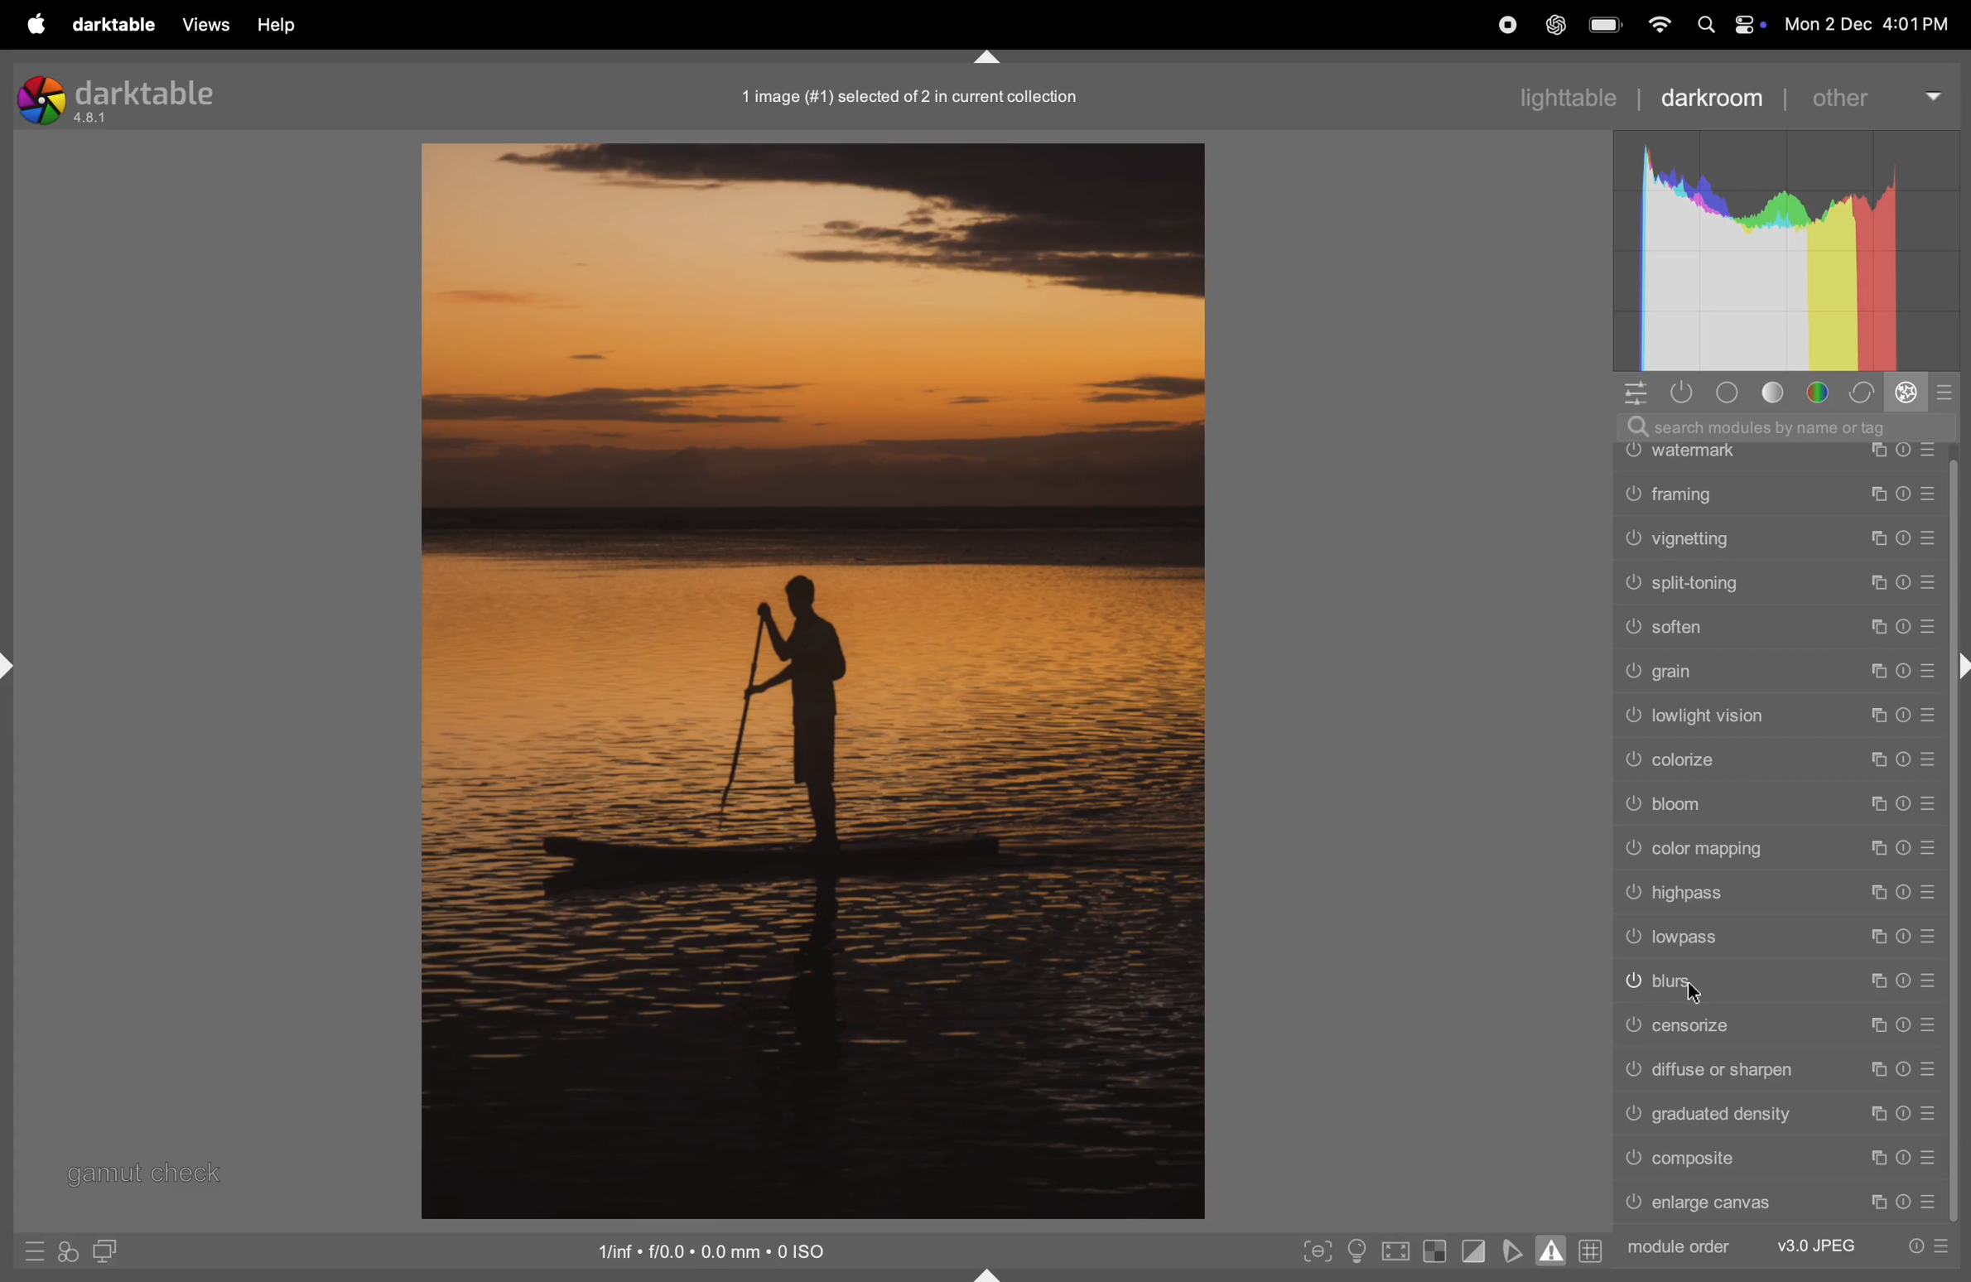  What do you see at coordinates (1437, 1252) in the screenshot?
I see `toggle indication of raw exposure` at bounding box center [1437, 1252].